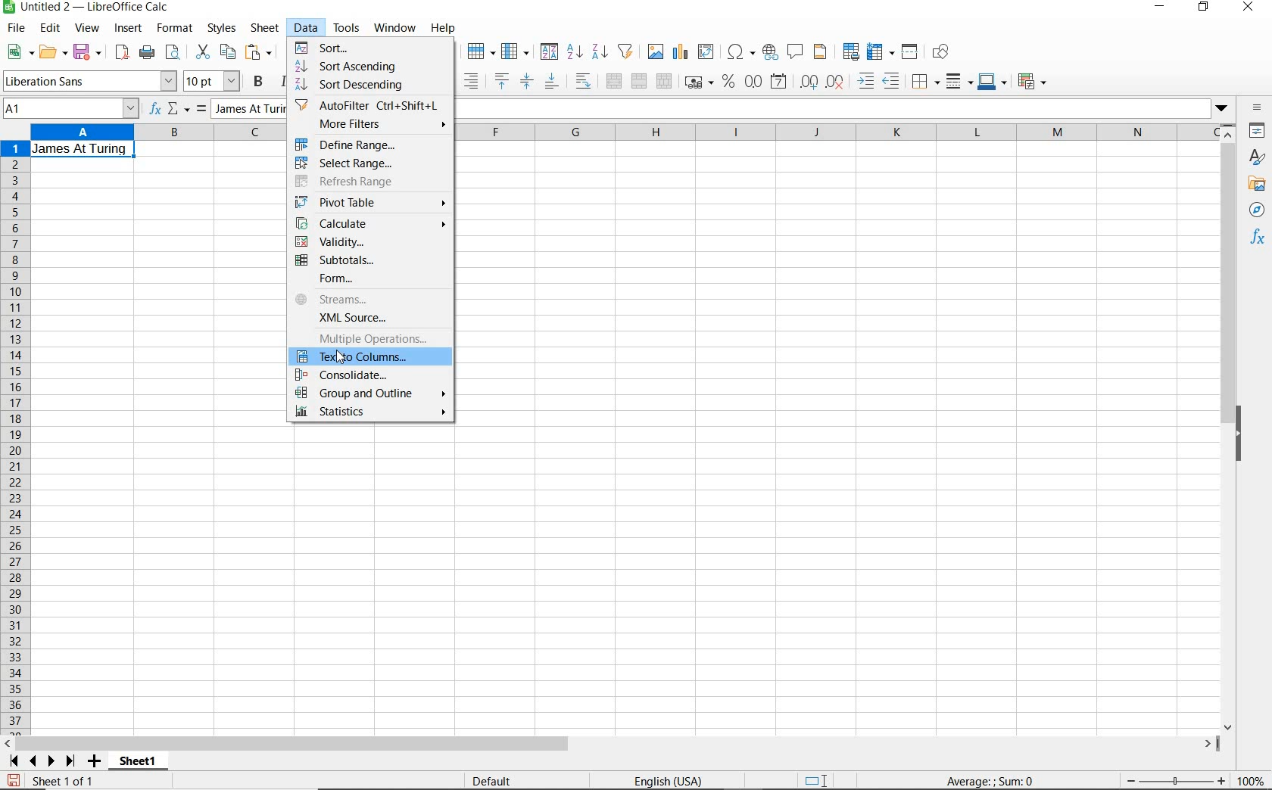 This screenshot has height=790, width=1272. What do you see at coordinates (491, 780) in the screenshot?
I see `default` at bounding box center [491, 780].